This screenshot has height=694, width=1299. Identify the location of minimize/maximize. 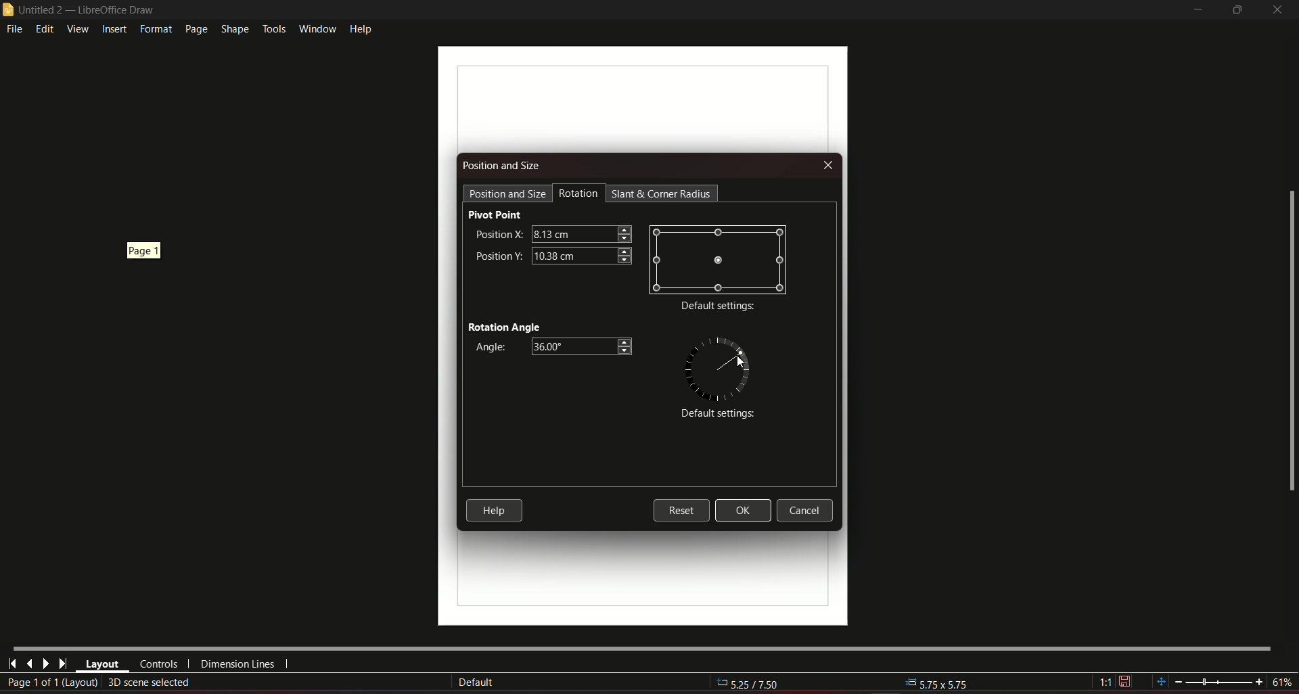
(1237, 10).